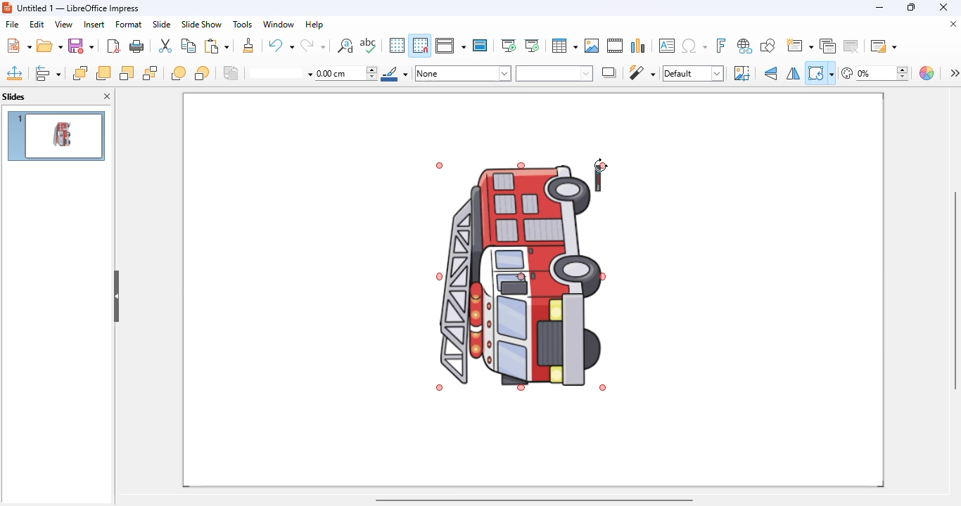 This screenshot has width=961, height=506. I want to click on send to back, so click(151, 73).